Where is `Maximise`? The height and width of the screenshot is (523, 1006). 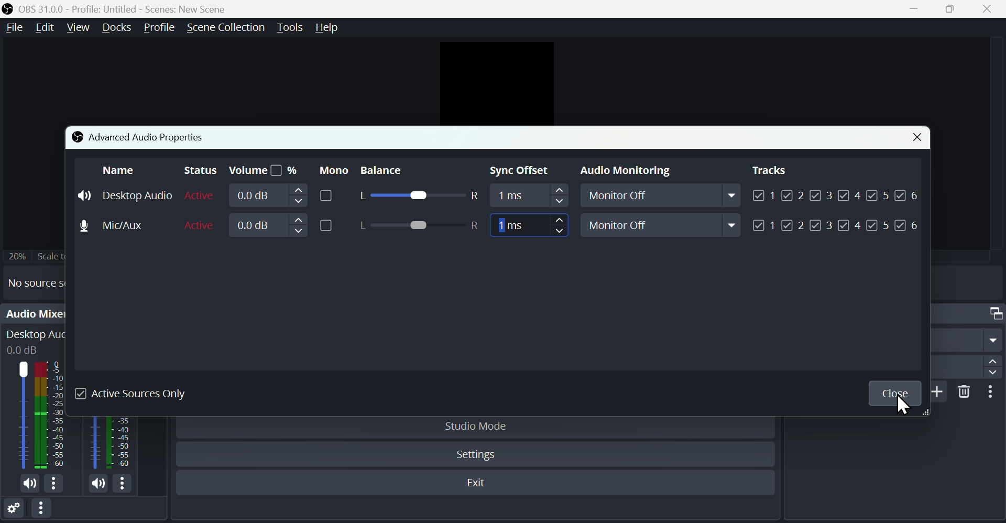 Maximise is located at coordinates (956, 8).